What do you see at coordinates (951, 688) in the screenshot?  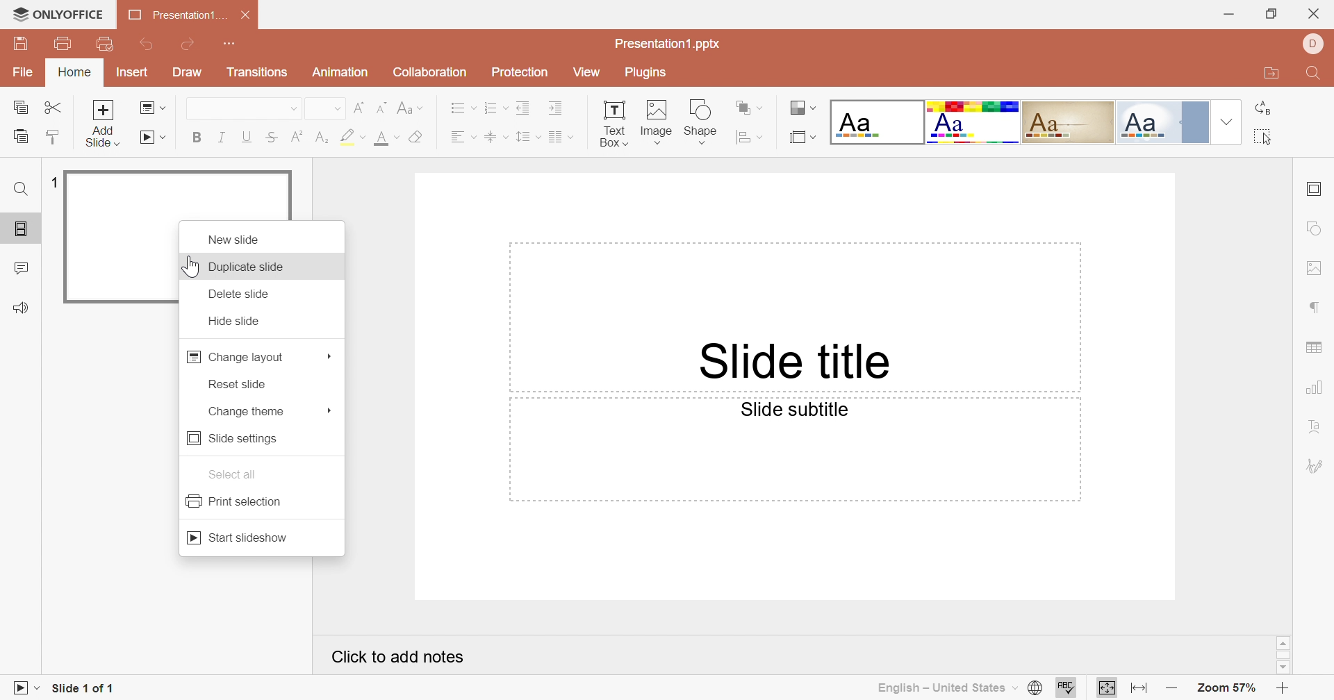 I see `English - United States` at bounding box center [951, 688].